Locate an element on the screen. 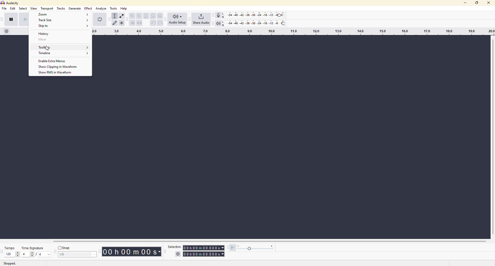  timeline options is located at coordinates (7, 32).